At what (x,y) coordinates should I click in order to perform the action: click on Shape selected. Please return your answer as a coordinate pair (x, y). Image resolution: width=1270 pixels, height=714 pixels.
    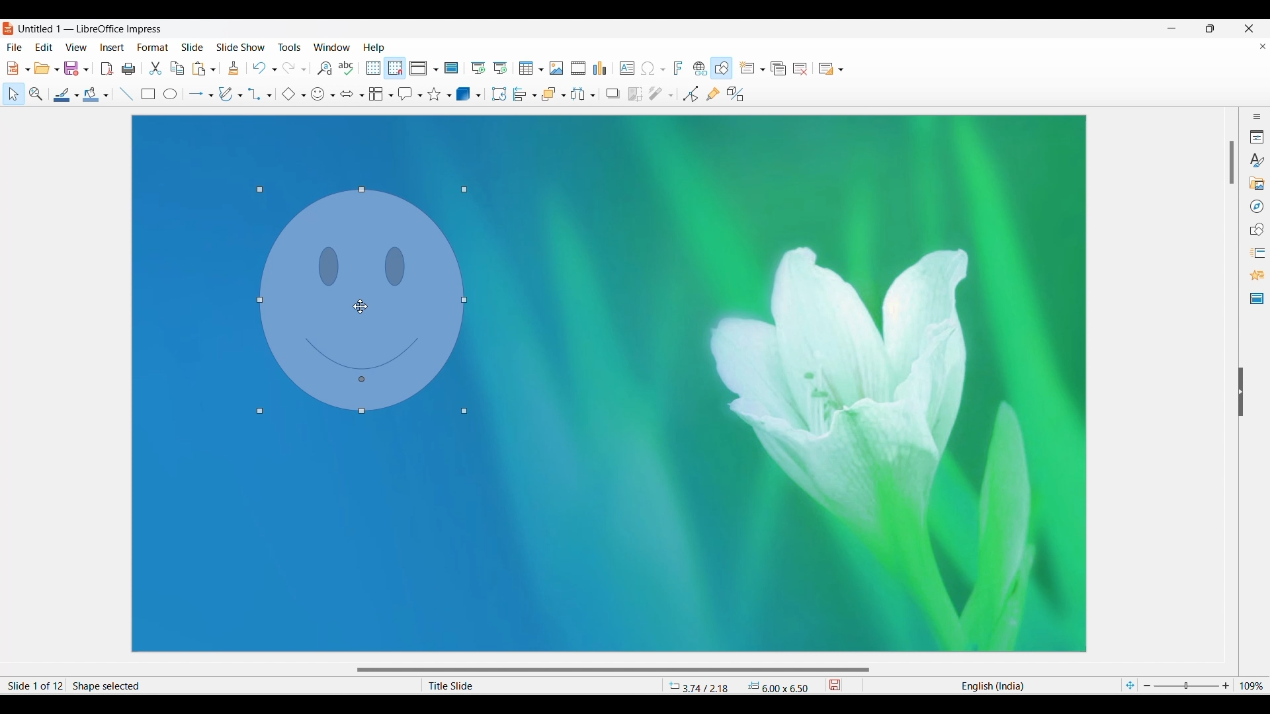
    Looking at the image, I should click on (210, 686).